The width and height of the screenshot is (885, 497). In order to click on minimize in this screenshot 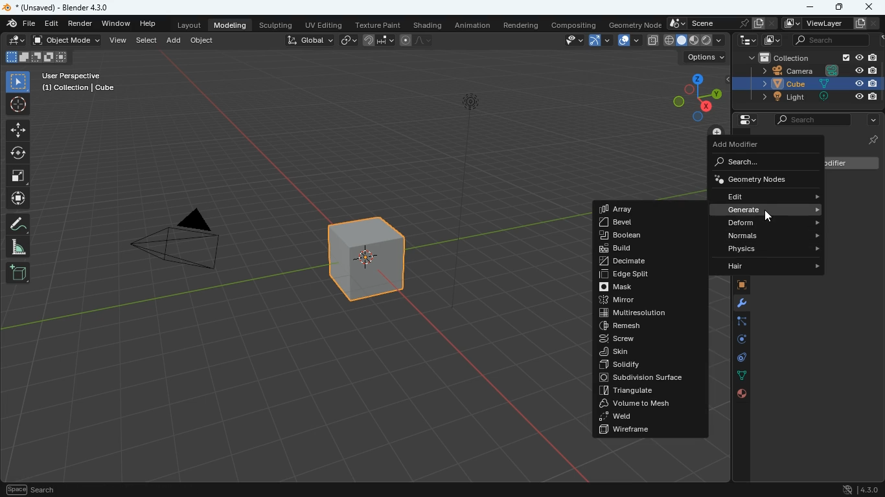, I will do `click(810, 8)`.